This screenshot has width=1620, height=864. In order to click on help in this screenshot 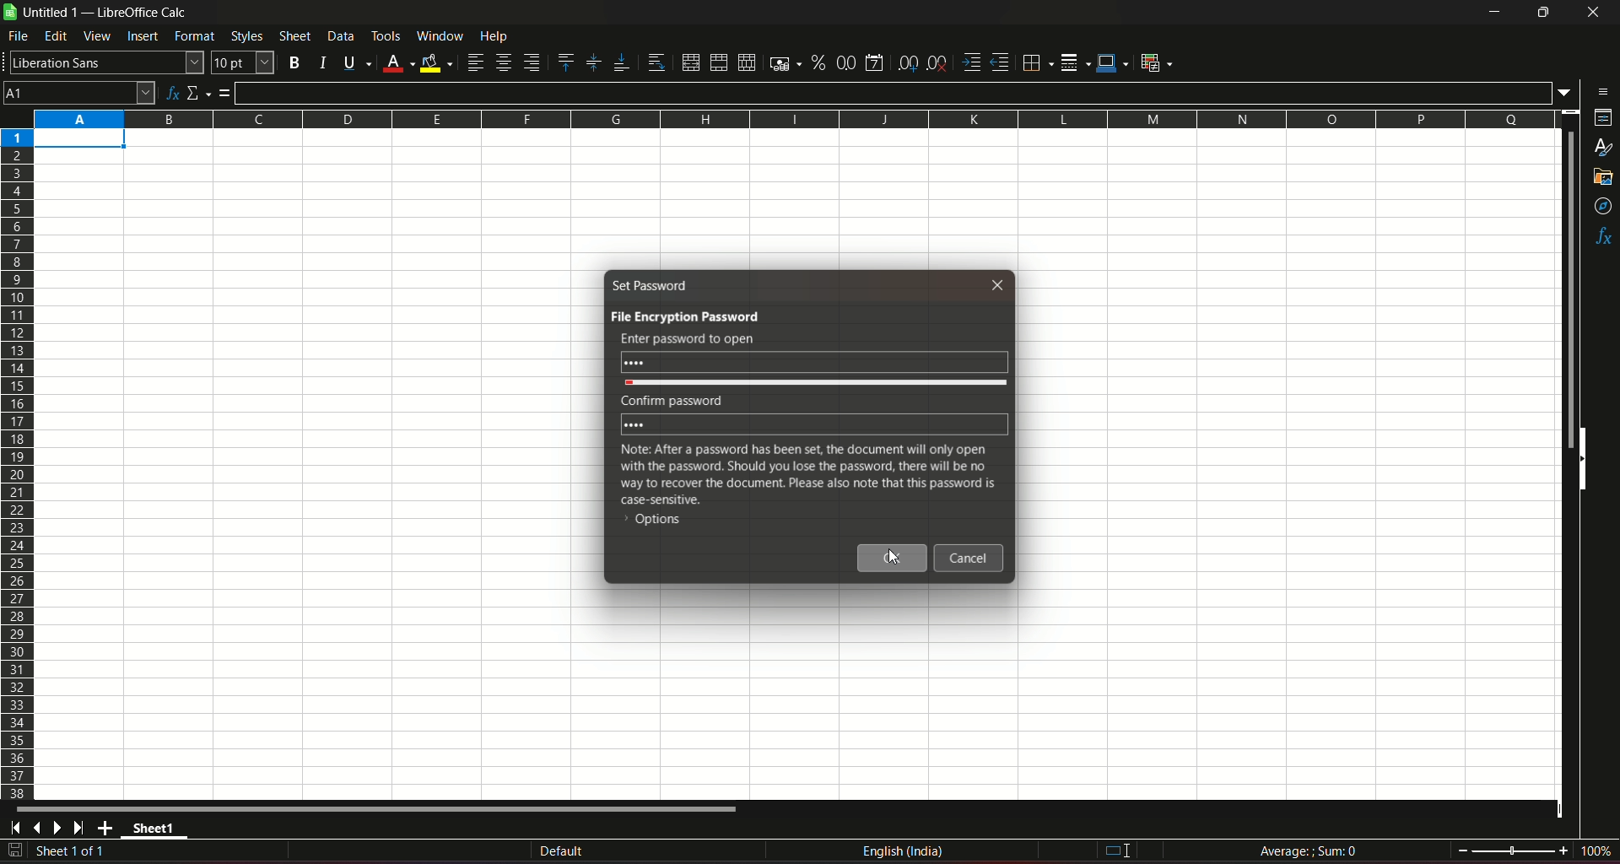, I will do `click(505, 37)`.